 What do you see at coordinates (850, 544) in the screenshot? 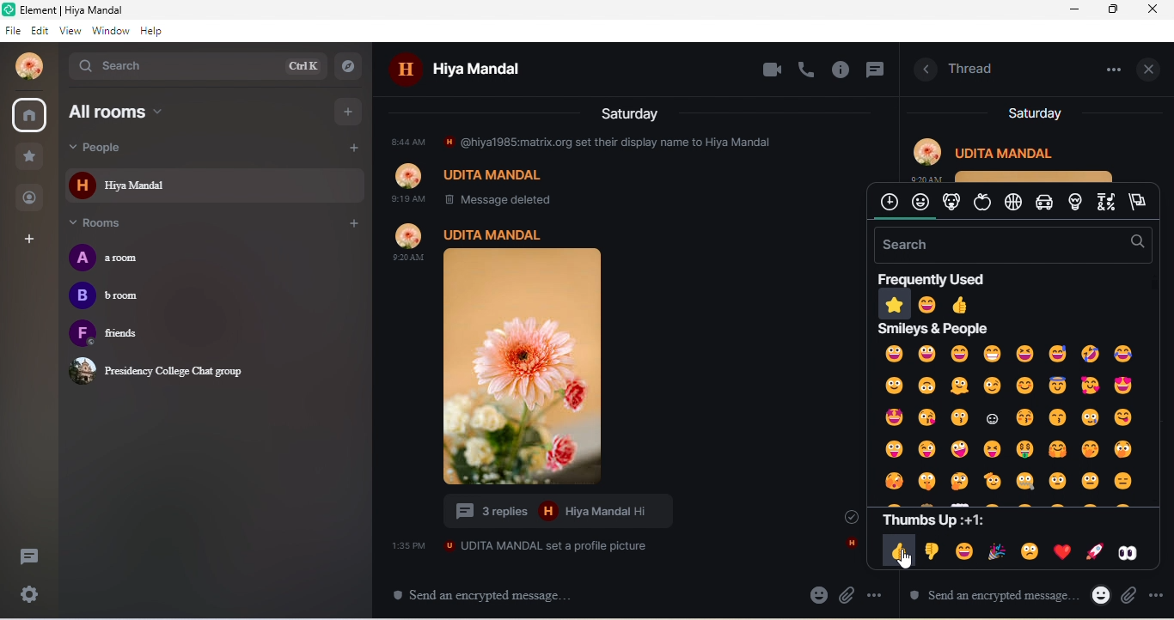
I see `h` at bounding box center [850, 544].